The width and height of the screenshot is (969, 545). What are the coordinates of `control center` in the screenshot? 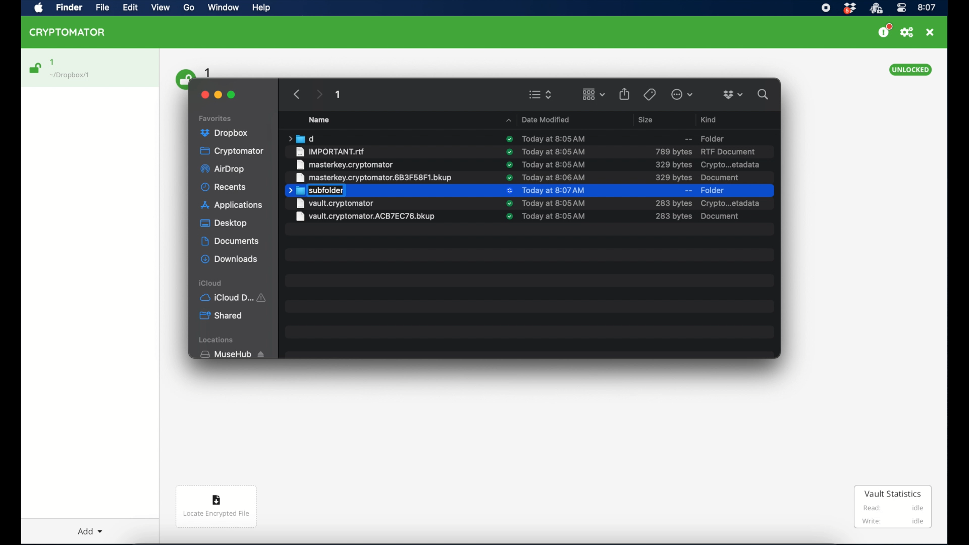 It's located at (901, 8).